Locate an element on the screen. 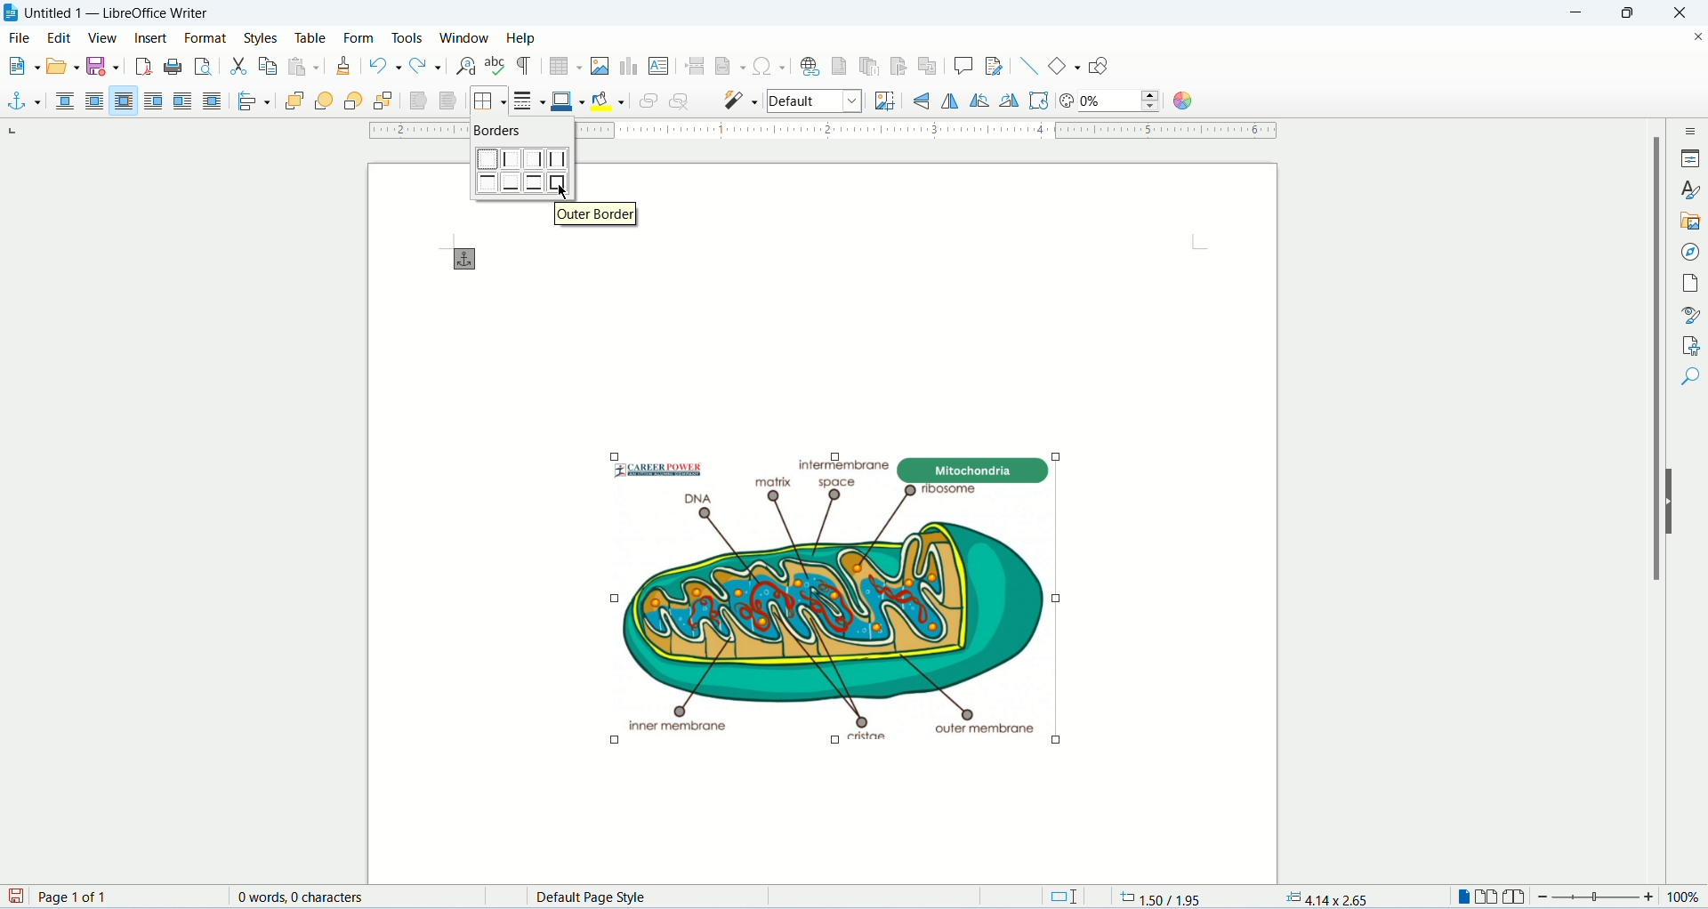 Image resolution: width=1708 pixels, height=909 pixels. after is located at coordinates (183, 101).